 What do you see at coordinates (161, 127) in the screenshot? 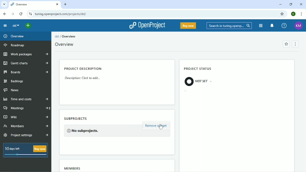
I see `Cursor` at bounding box center [161, 127].